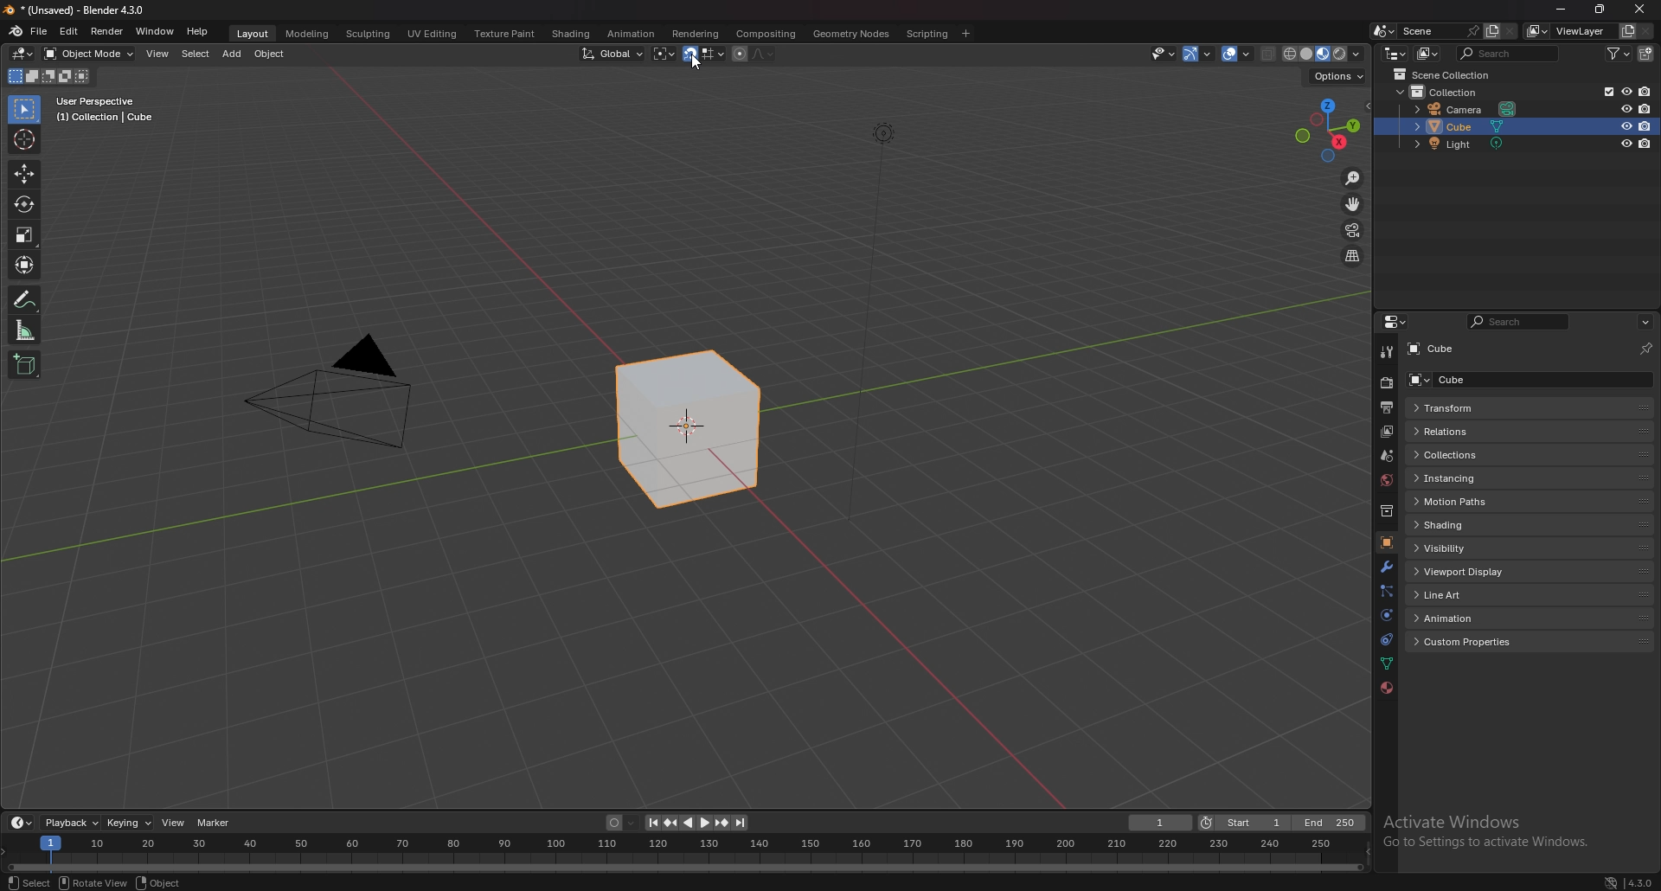  Describe the element at coordinates (1354, 179) in the screenshot. I see `zoom` at that location.